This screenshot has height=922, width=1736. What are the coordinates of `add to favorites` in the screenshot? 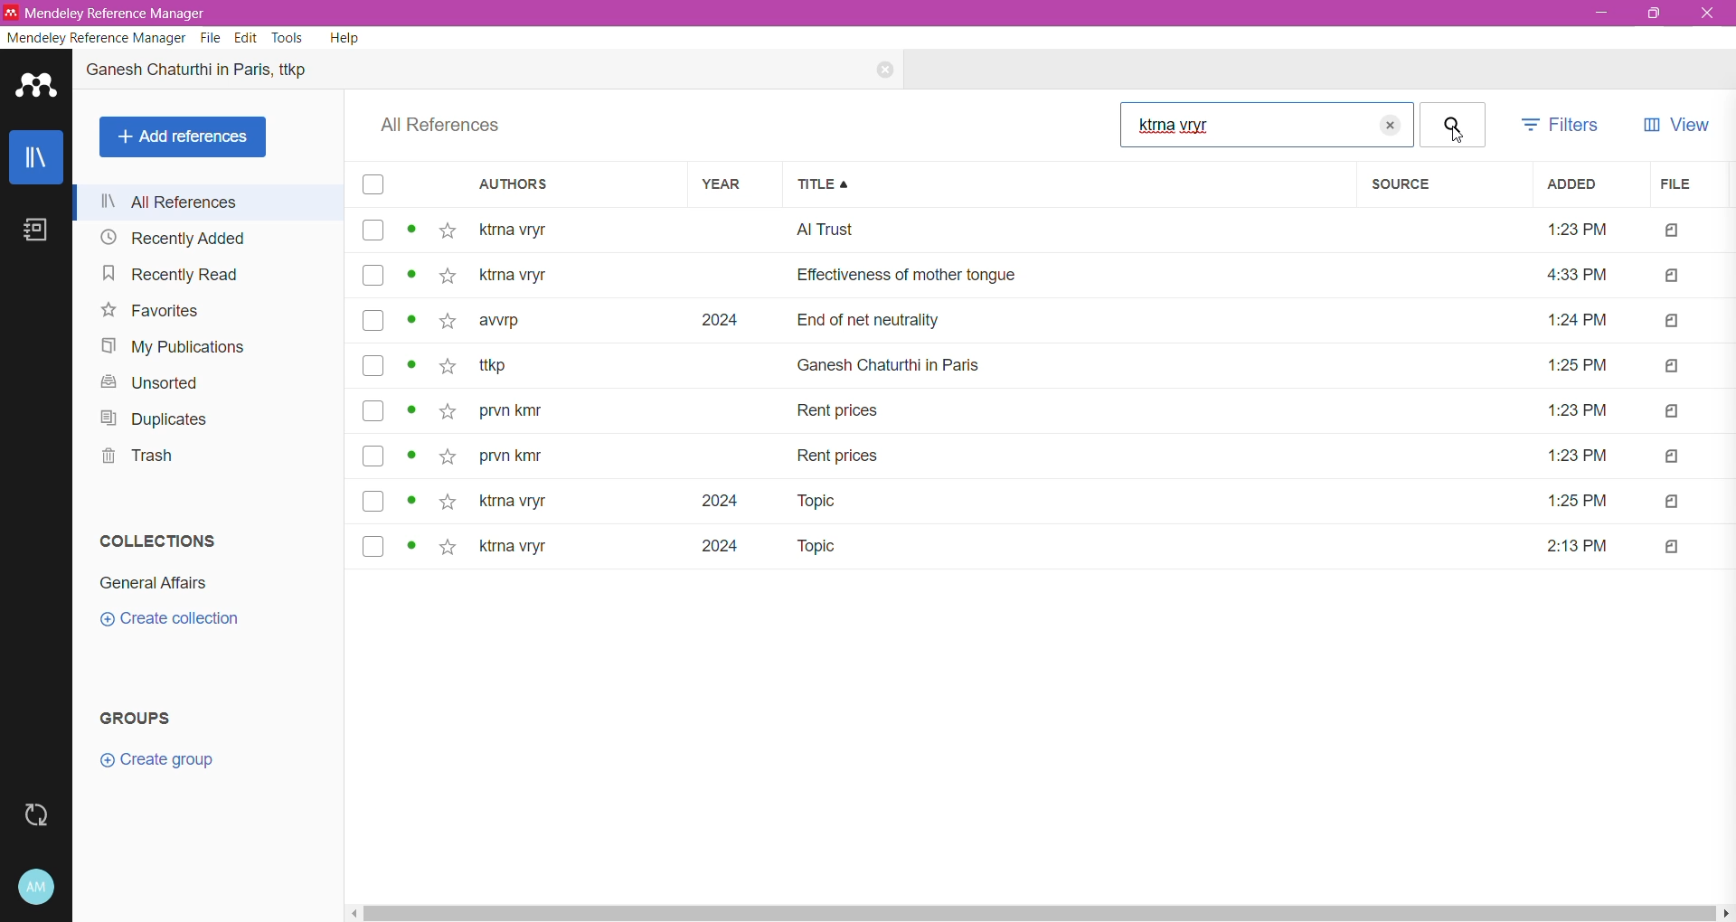 It's located at (447, 548).